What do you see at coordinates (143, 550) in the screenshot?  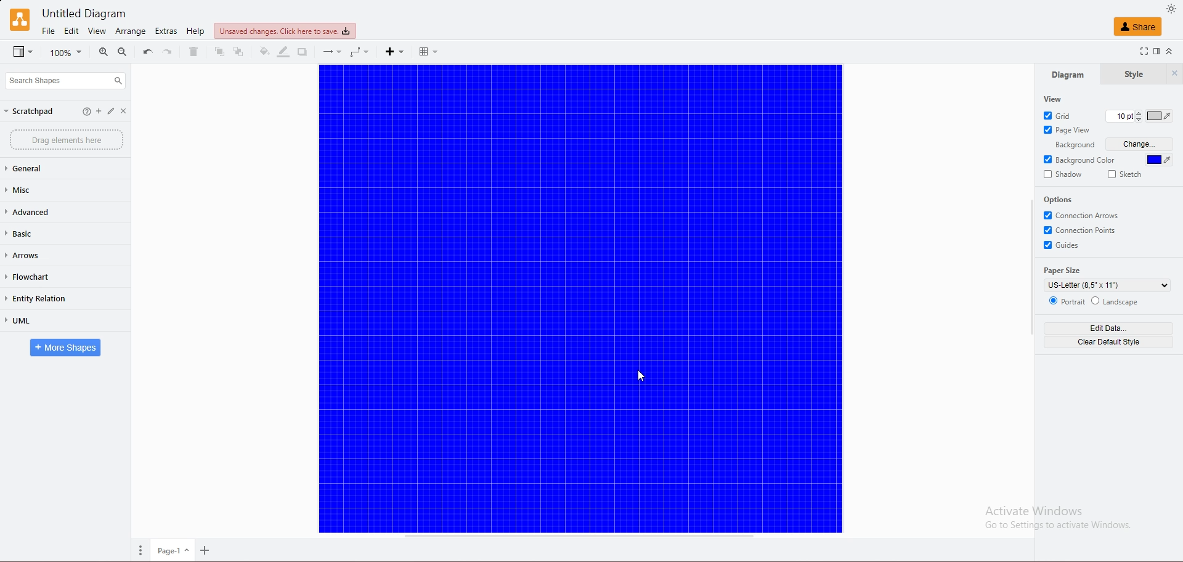 I see `more options` at bounding box center [143, 550].